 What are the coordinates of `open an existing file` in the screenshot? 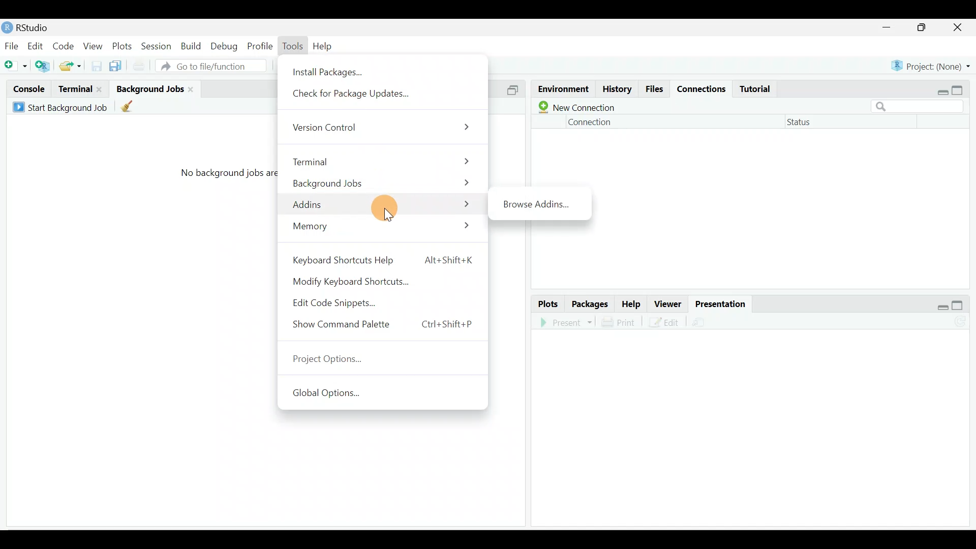 It's located at (71, 67).